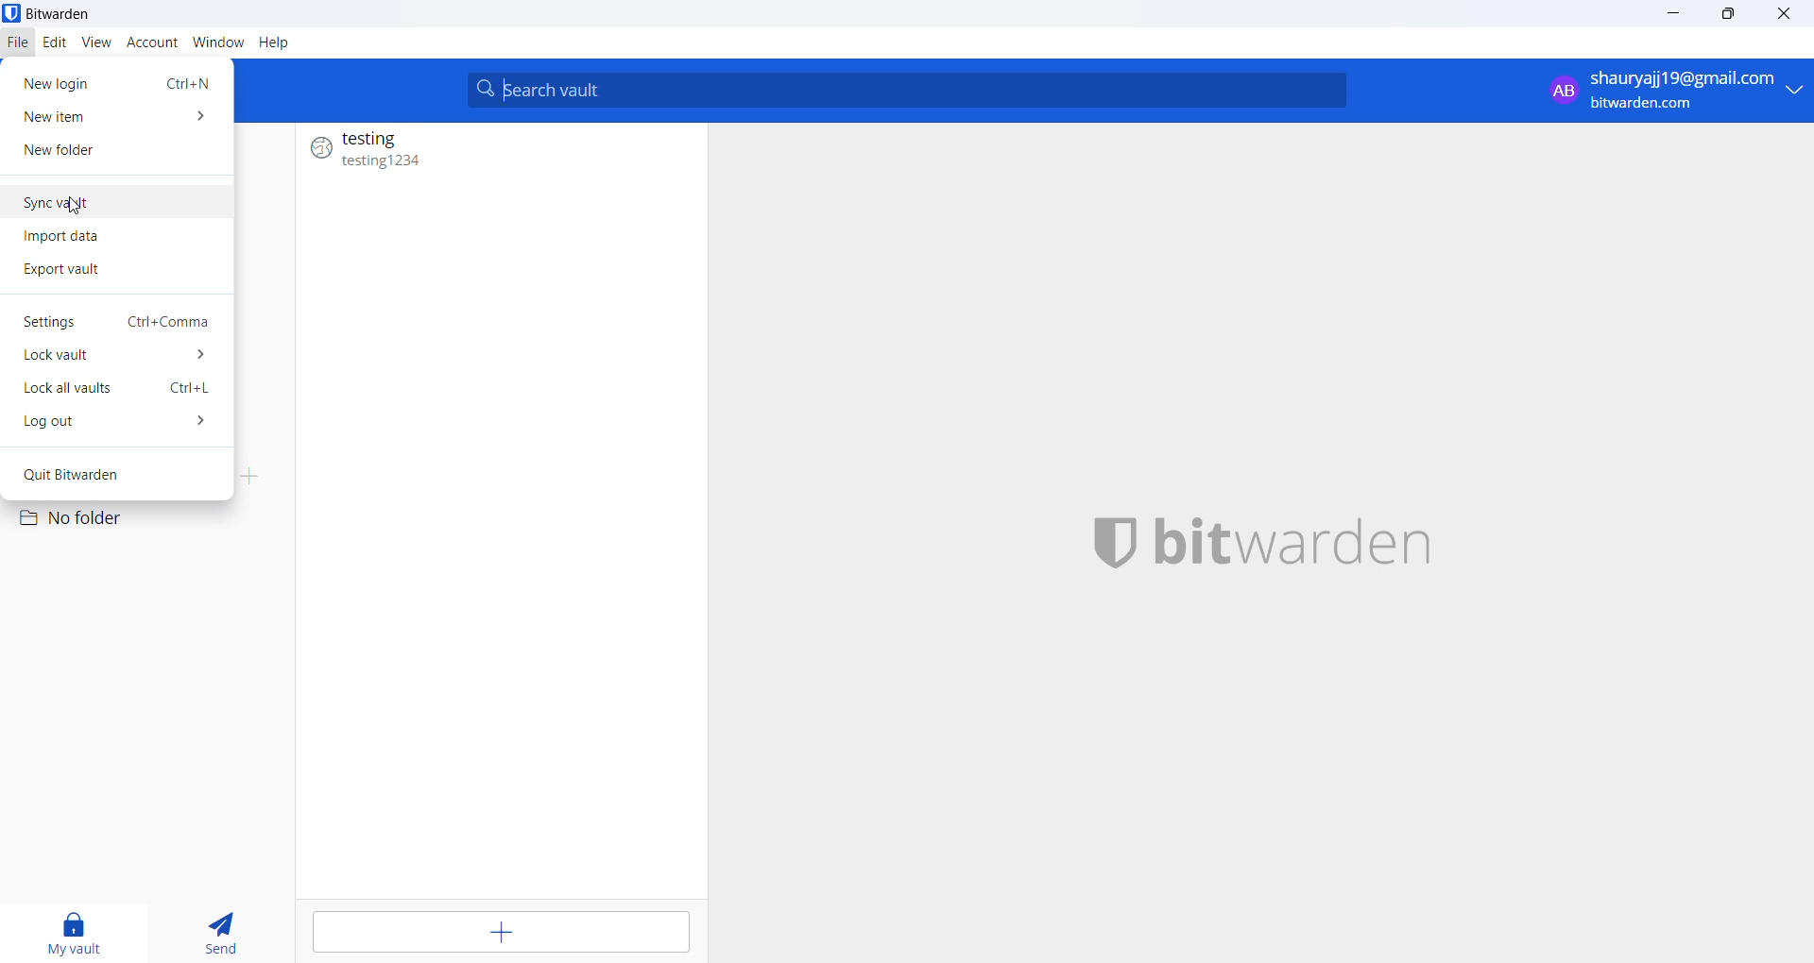 The height and width of the screenshot is (963, 1814). What do you see at coordinates (117, 118) in the screenshot?
I see `new item` at bounding box center [117, 118].